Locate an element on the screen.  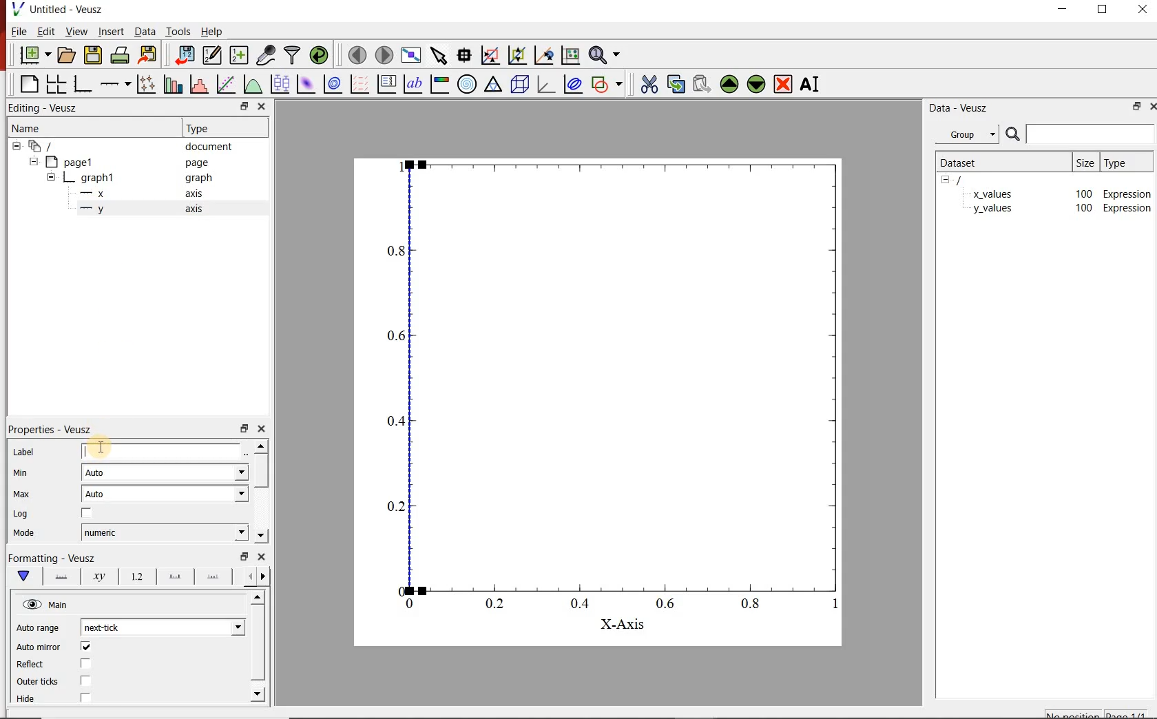
file is located at coordinates (20, 31).